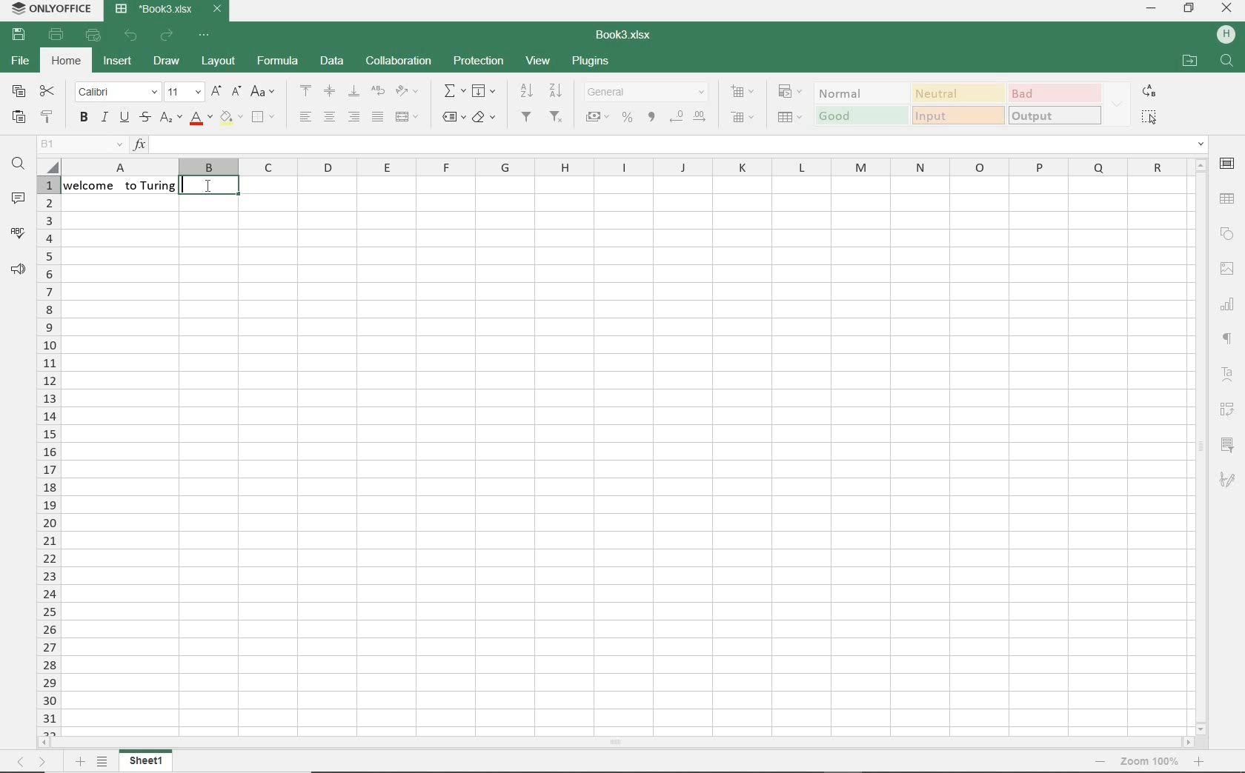 This screenshot has height=773, width=1245. What do you see at coordinates (1151, 7) in the screenshot?
I see `minimize` at bounding box center [1151, 7].